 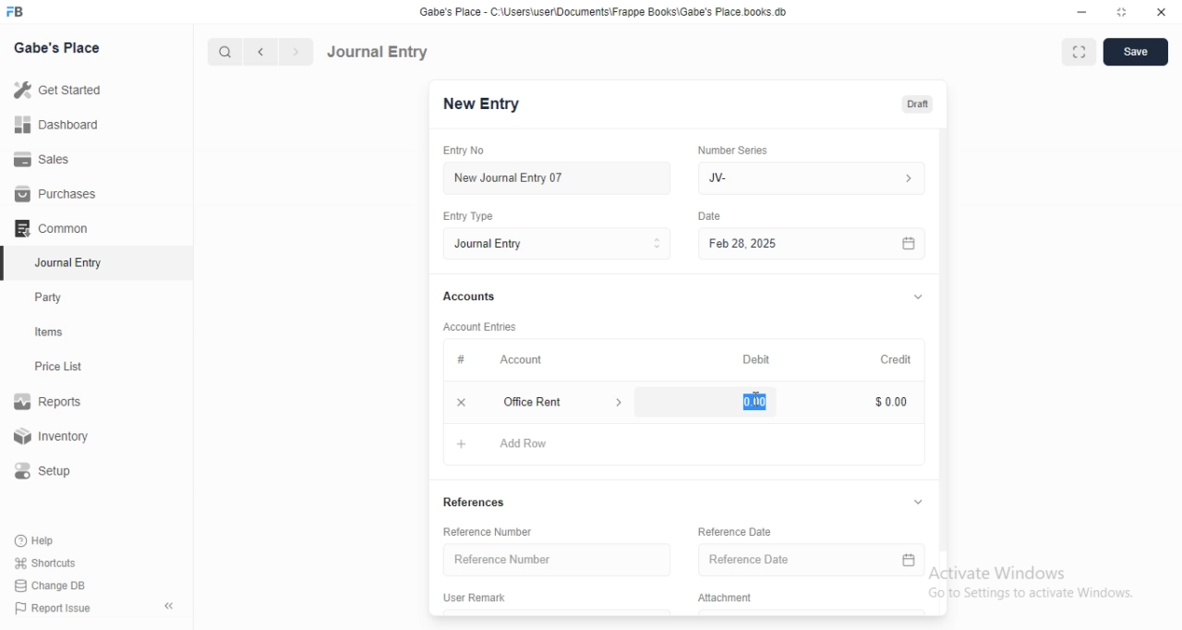 What do you see at coordinates (53, 297) in the screenshot?
I see `Party` at bounding box center [53, 297].